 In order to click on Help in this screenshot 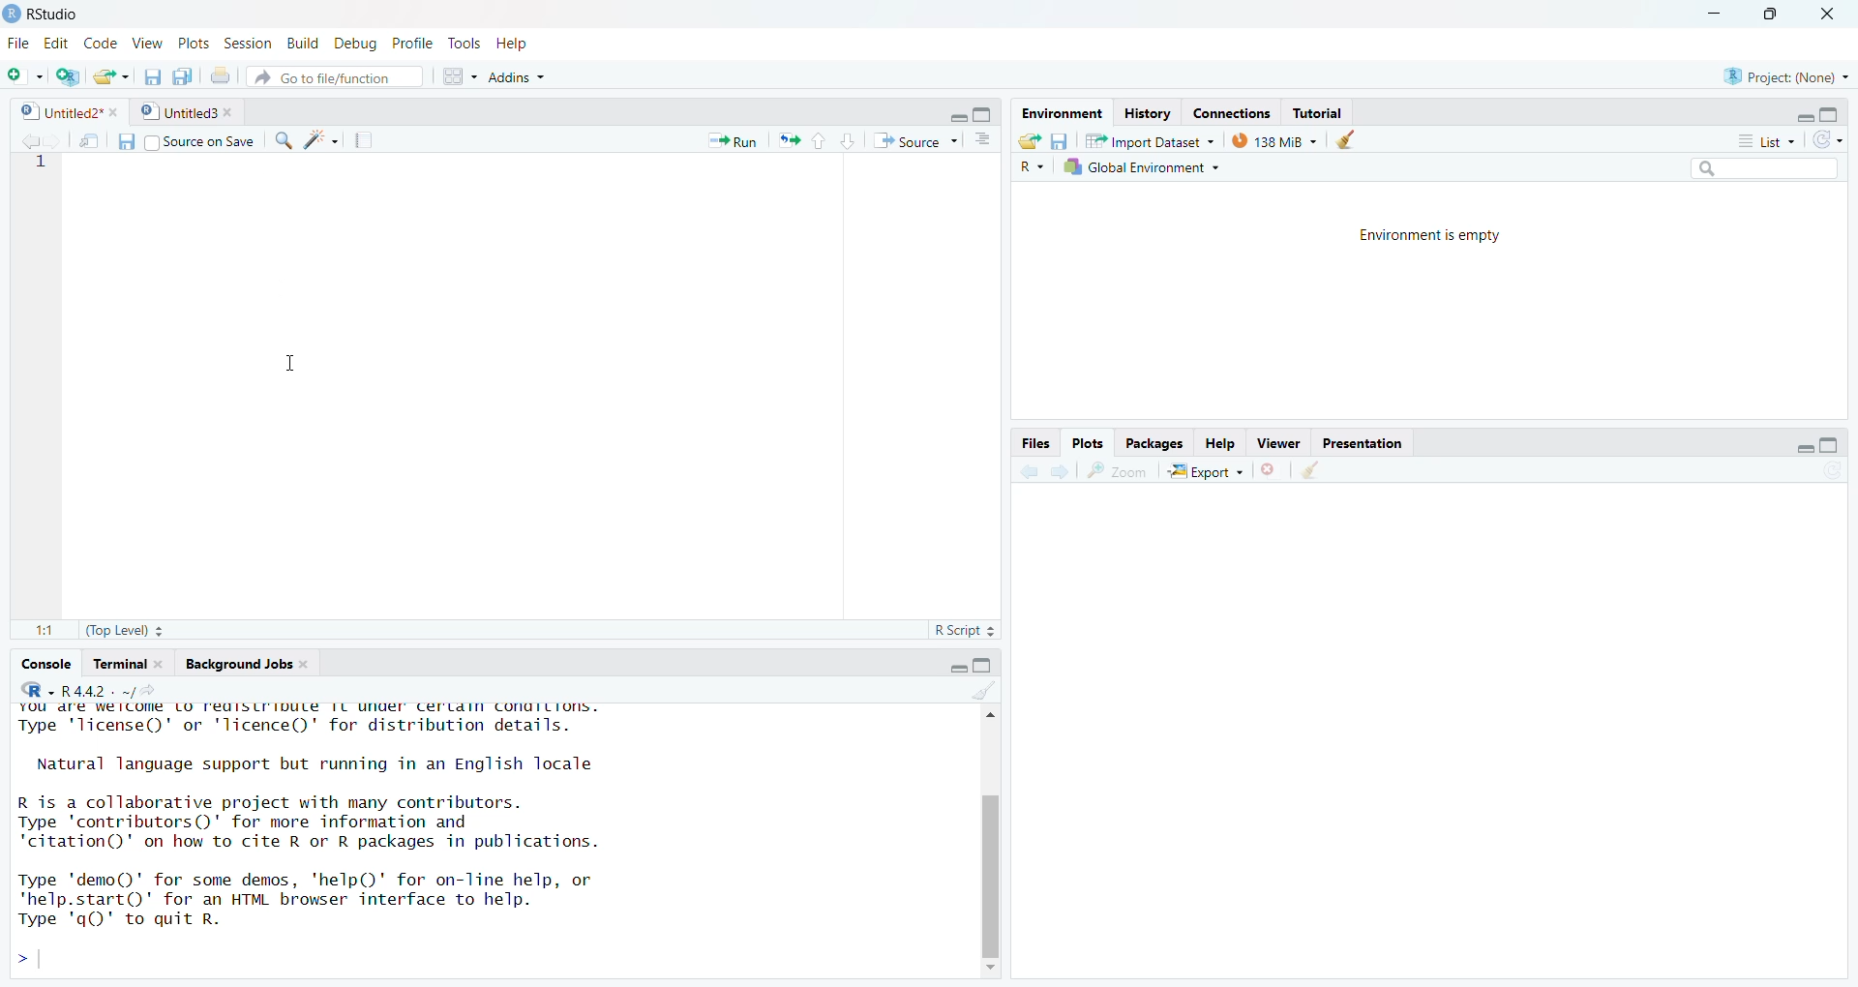, I will do `click(1213, 443)`.